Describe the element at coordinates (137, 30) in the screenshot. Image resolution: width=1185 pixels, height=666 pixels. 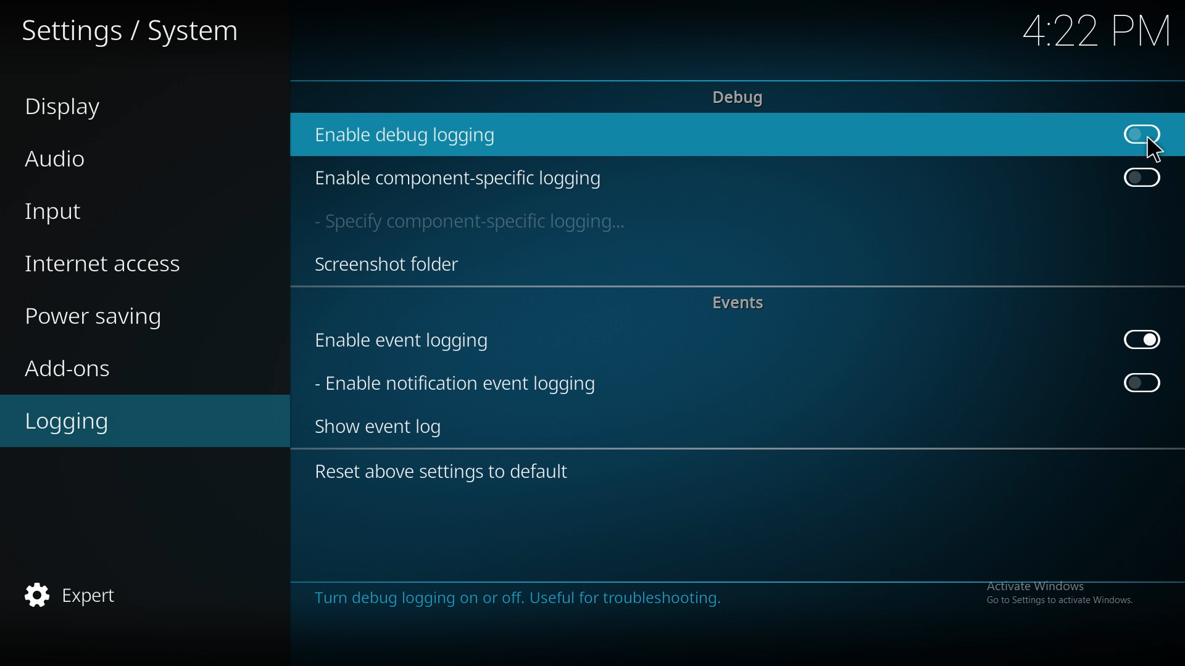
I see `settings` at that location.